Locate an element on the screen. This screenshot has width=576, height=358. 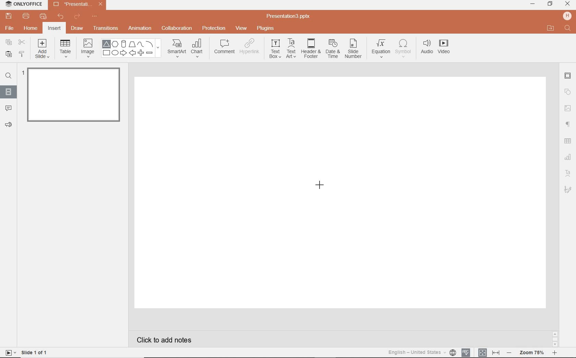
TEXT LANGUAGE is located at coordinates (422, 352).